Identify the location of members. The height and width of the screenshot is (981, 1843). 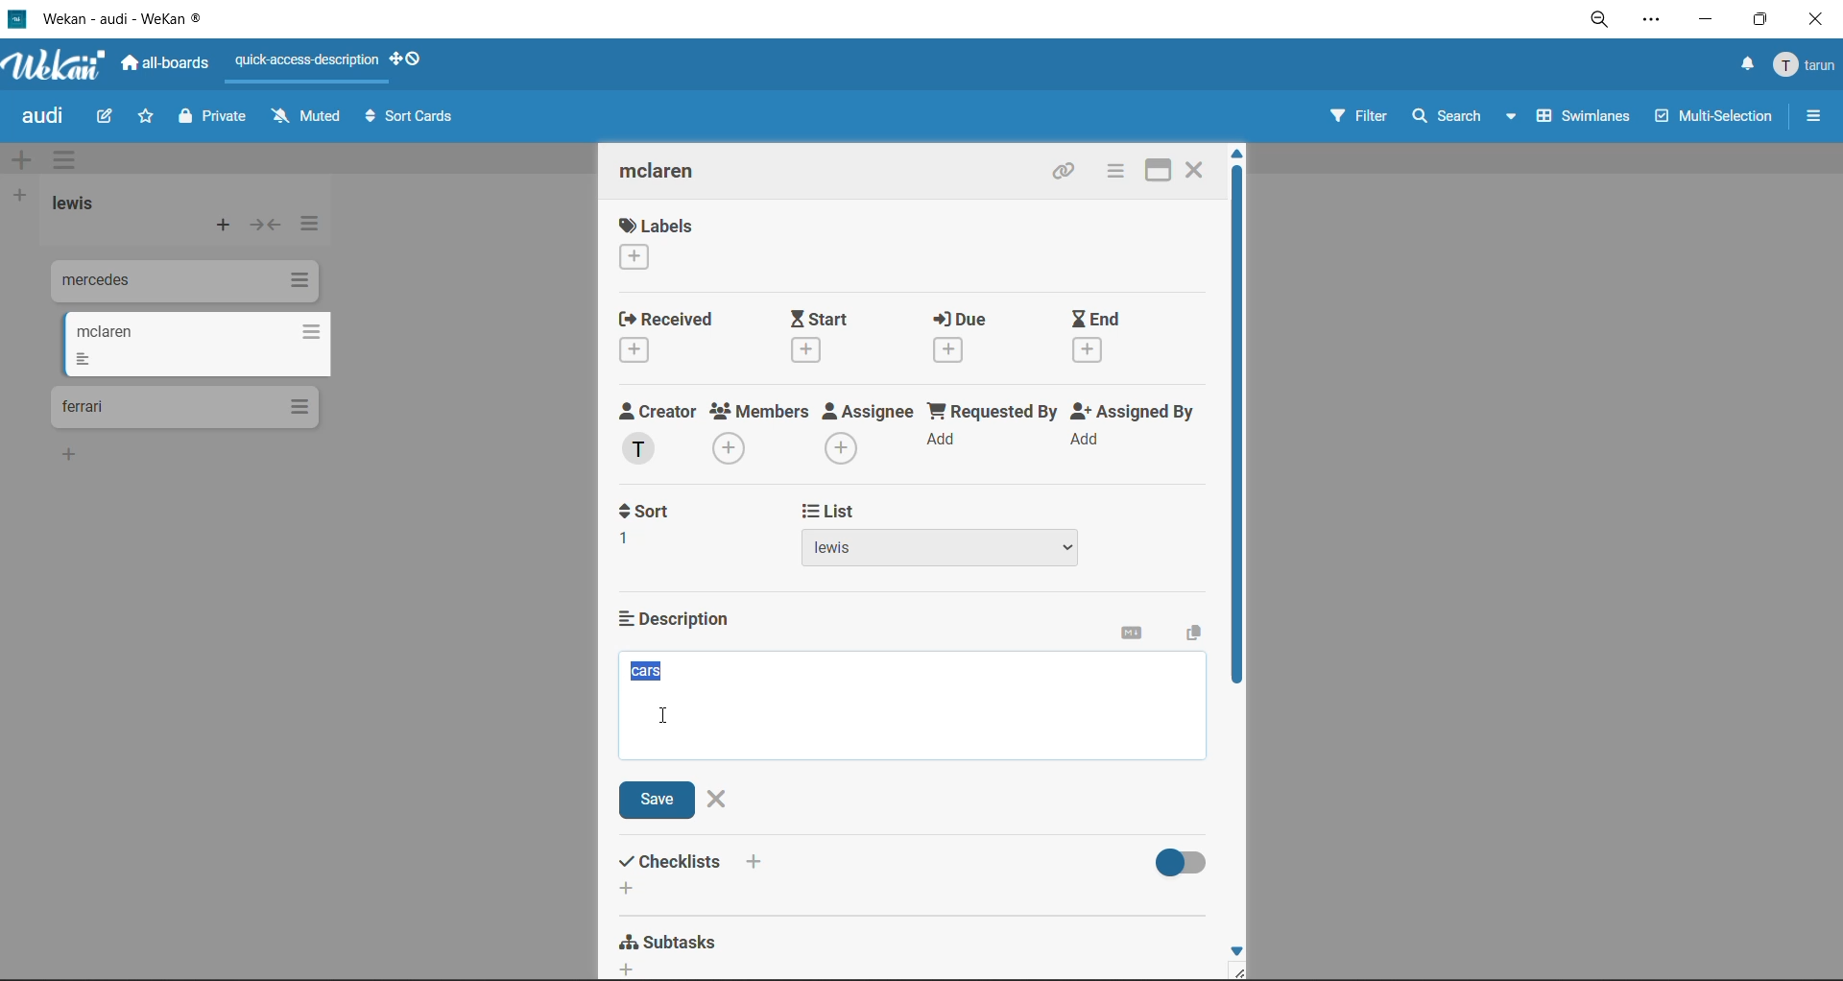
(763, 436).